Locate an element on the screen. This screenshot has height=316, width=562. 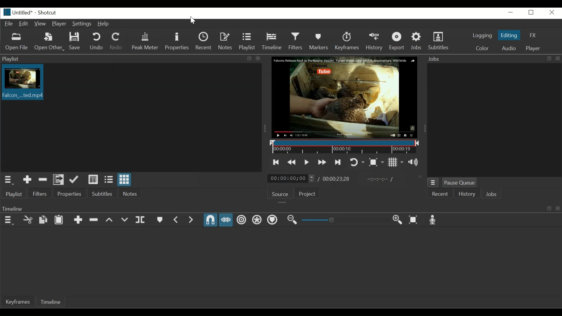
Pointer is located at coordinates (193, 20).